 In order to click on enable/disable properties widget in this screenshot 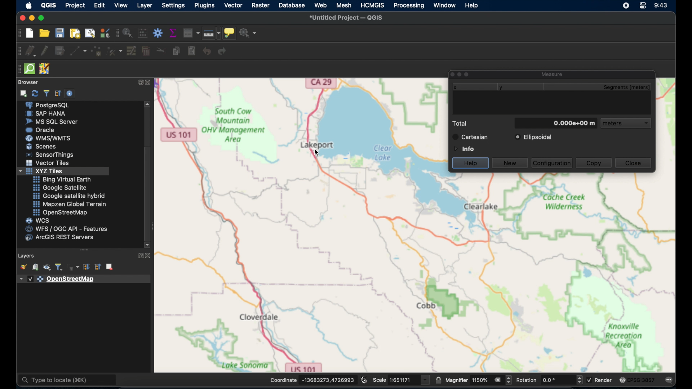, I will do `click(70, 94)`.